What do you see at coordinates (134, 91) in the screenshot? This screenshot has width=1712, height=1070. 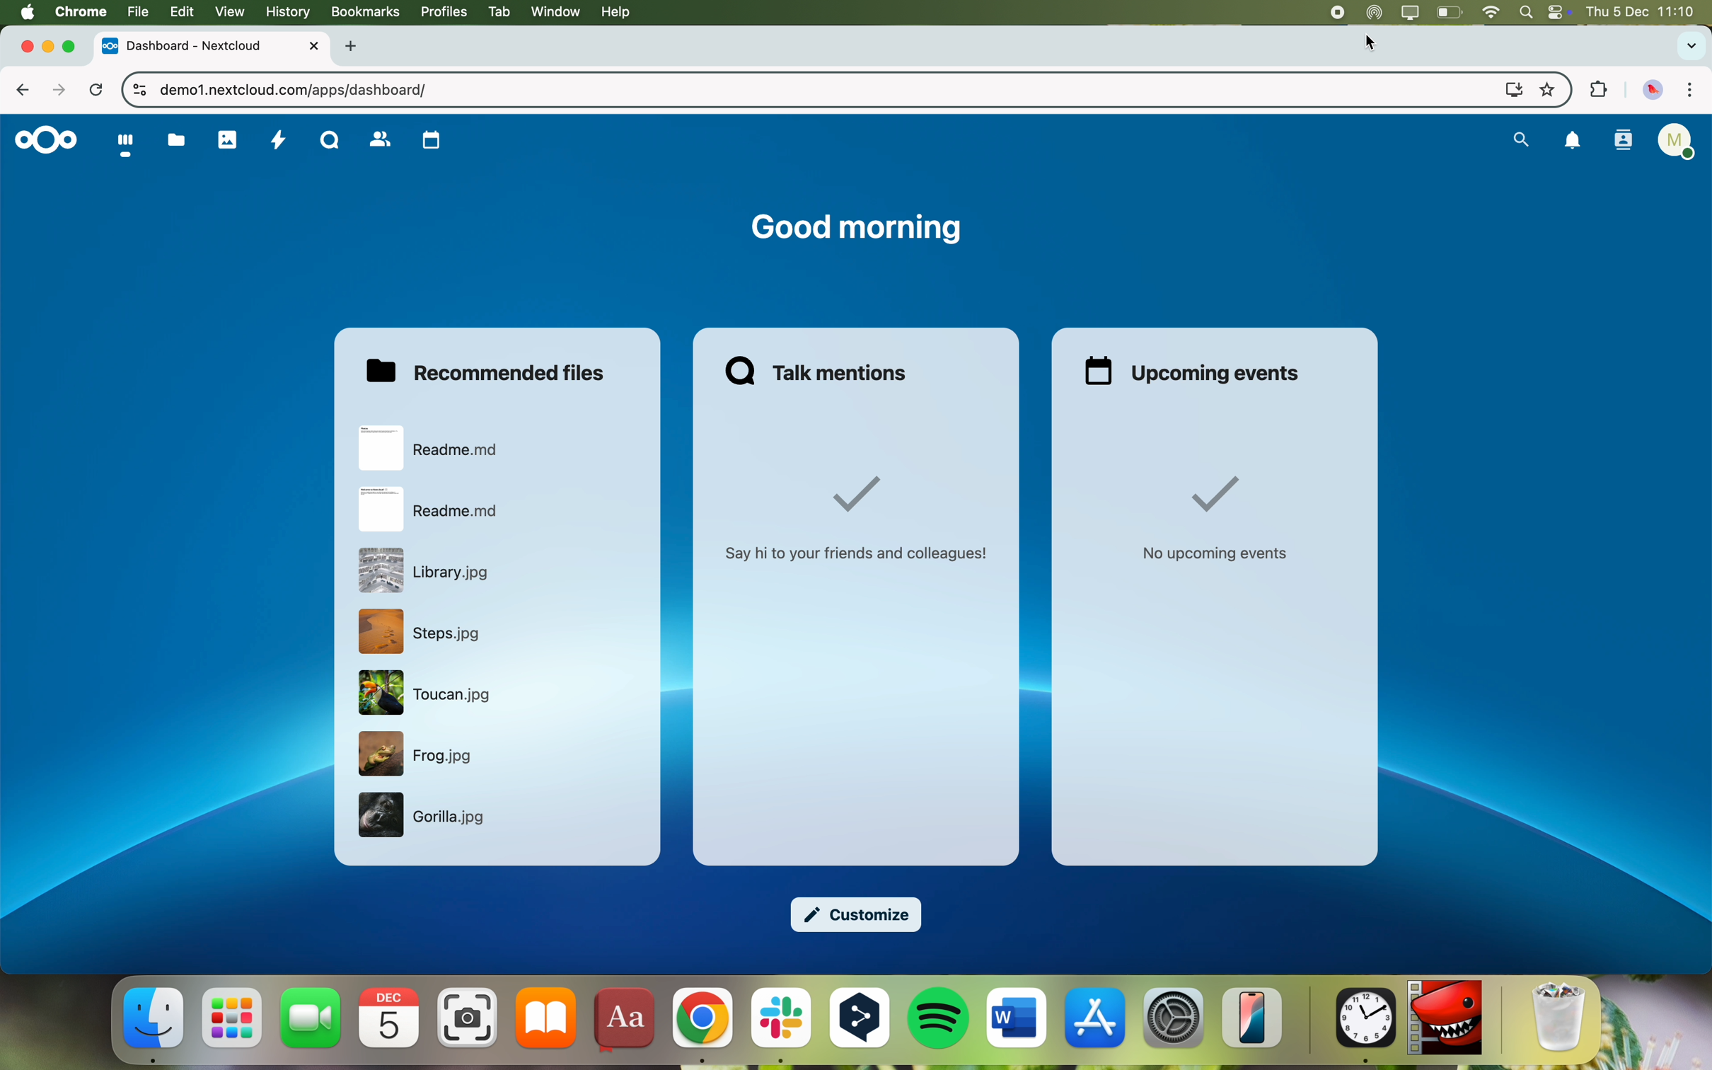 I see `controls` at bounding box center [134, 91].